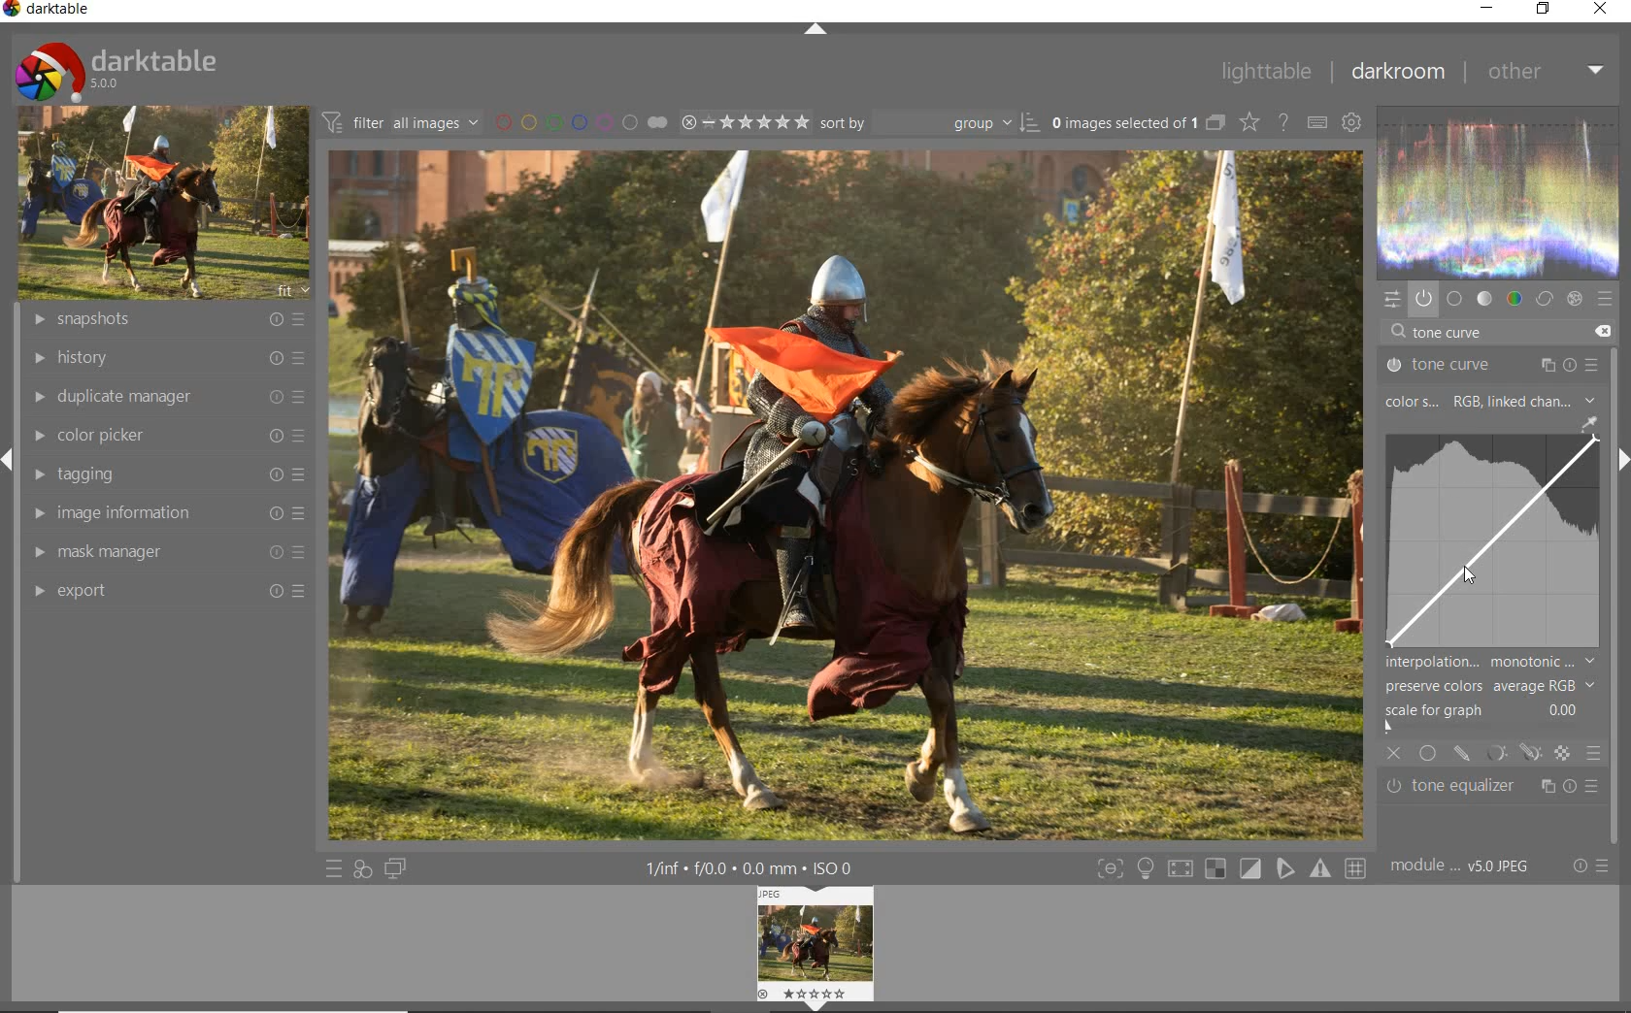 This screenshot has width=1631, height=1013. I want to click on tagging, so click(164, 474).